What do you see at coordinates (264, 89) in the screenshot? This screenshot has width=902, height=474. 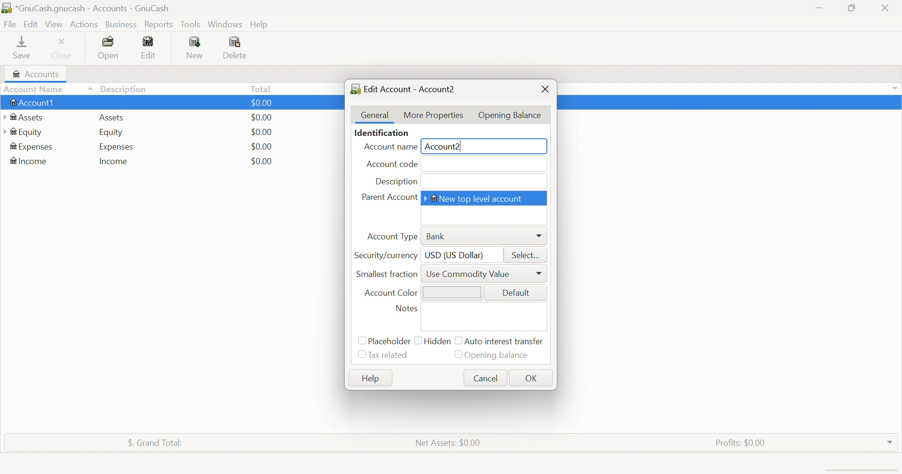 I see `Total` at bounding box center [264, 89].